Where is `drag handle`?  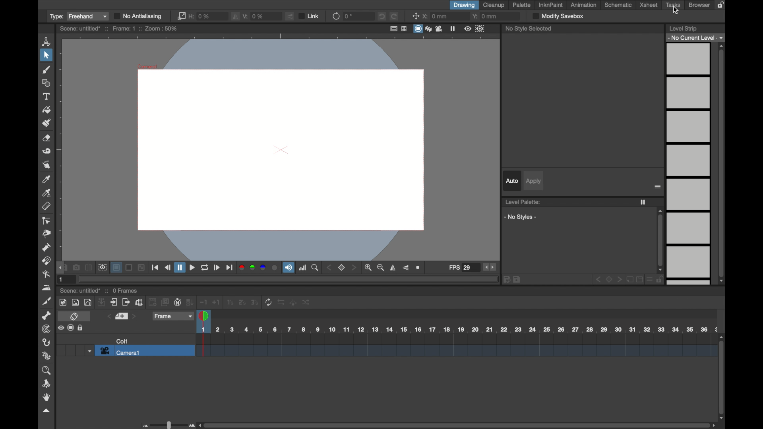
drag handle is located at coordinates (62, 268).